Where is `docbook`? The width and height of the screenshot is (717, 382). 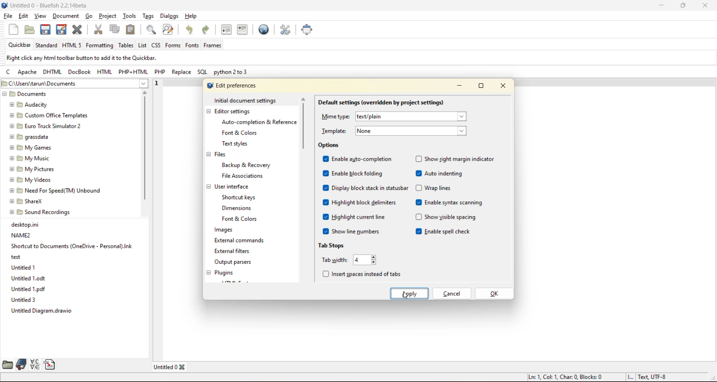 docbook is located at coordinates (79, 72).